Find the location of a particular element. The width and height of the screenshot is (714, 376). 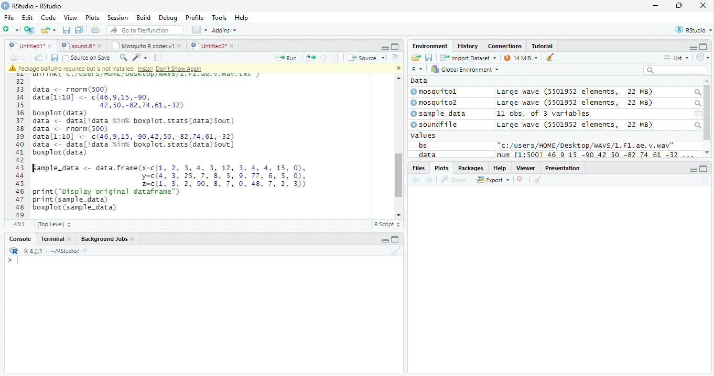

minimize is located at coordinates (384, 239).